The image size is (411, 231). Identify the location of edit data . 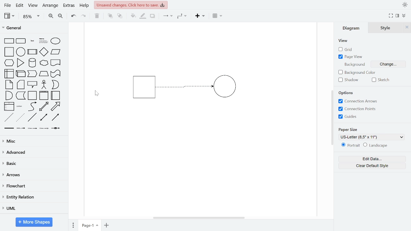
(375, 159).